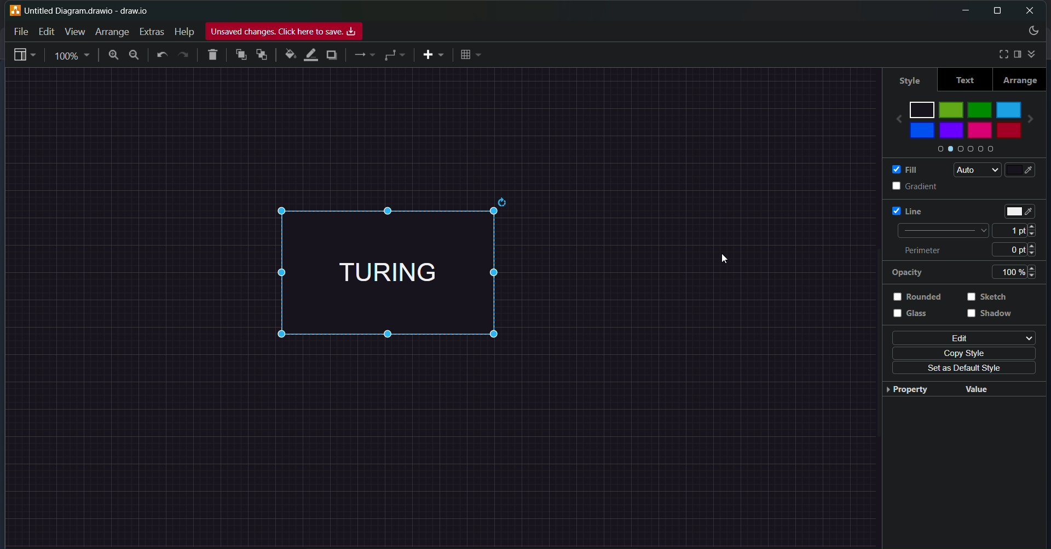 This screenshot has width=1051, height=549. What do you see at coordinates (975, 388) in the screenshot?
I see `Value` at bounding box center [975, 388].